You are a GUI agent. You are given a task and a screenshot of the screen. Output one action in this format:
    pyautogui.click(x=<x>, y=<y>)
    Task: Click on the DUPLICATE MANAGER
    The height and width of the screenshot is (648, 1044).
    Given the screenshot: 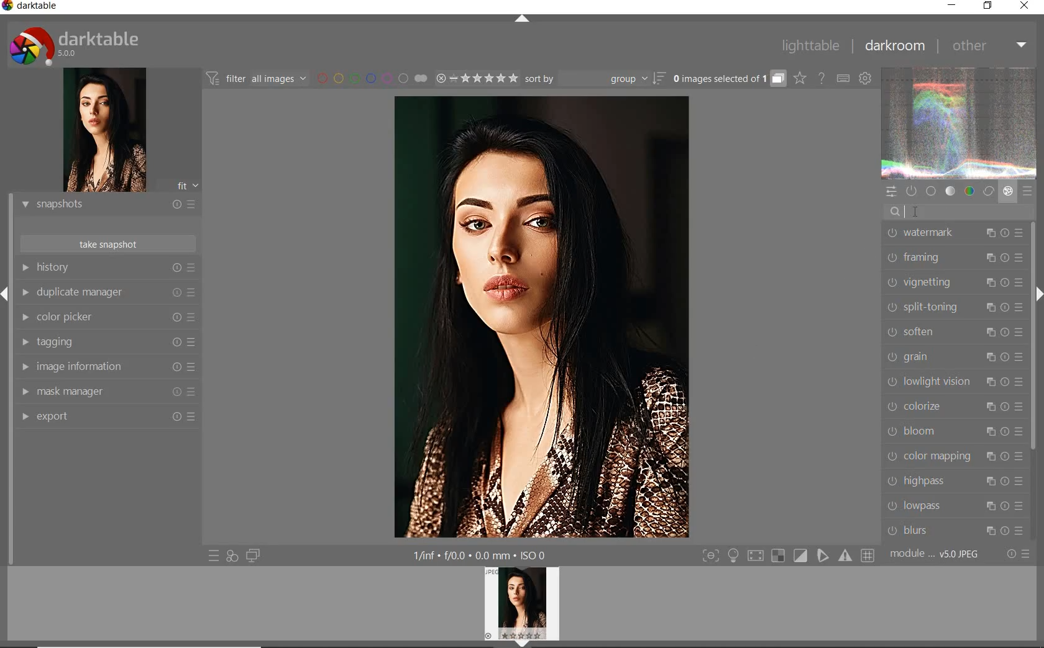 What is the action you would take?
    pyautogui.click(x=109, y=294)
    